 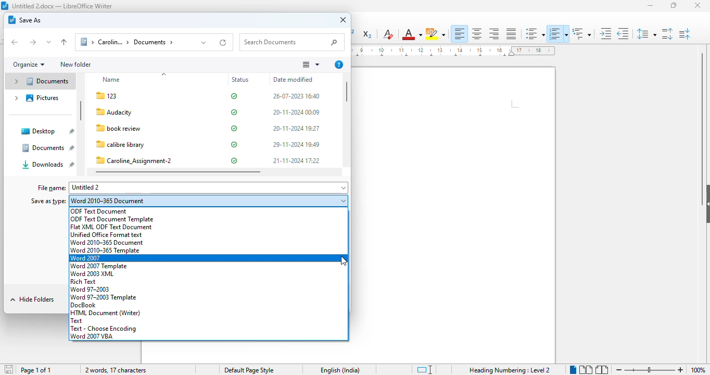 I want to click on page 1 of 1, so click(x=36, y=370).